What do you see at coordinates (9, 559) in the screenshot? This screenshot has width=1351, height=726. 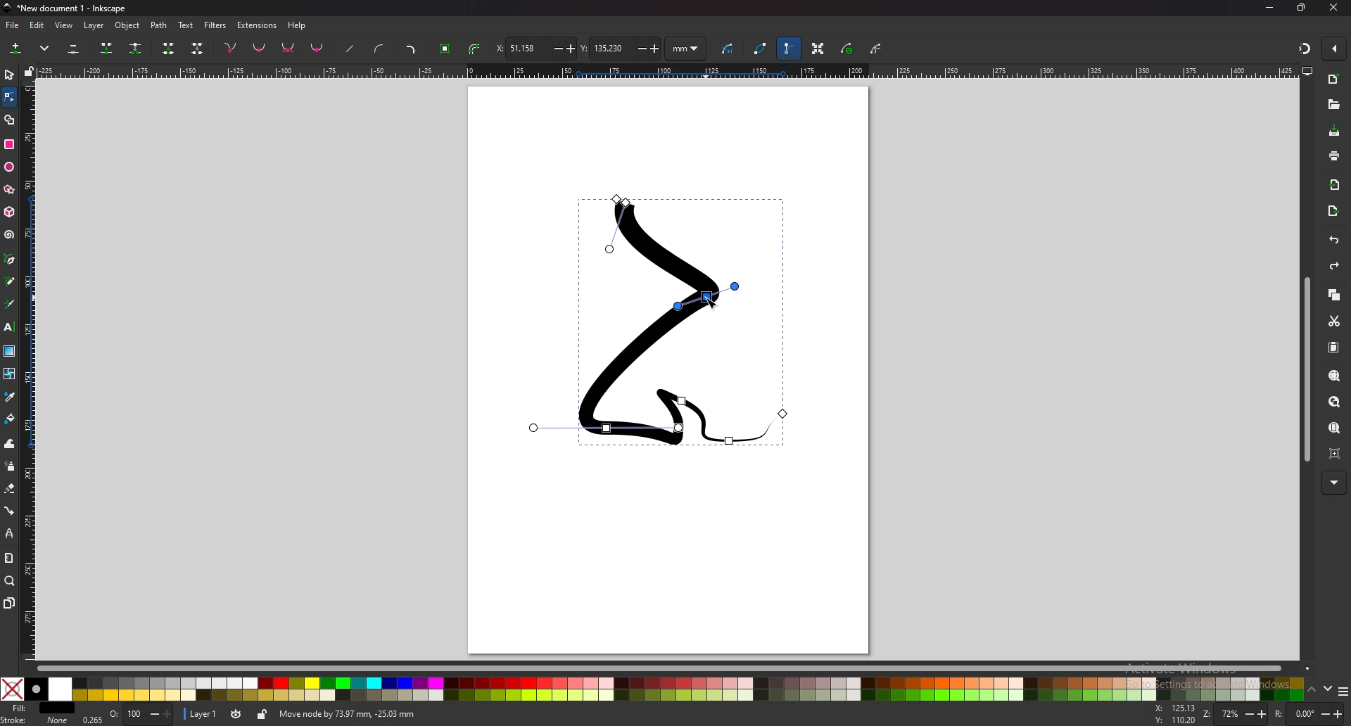 I see `measure` at bounding box center [9, 559].